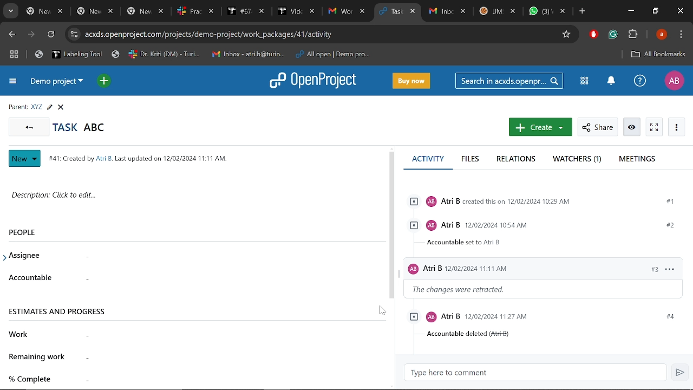  I want to click on Activity, so click(428, 163).